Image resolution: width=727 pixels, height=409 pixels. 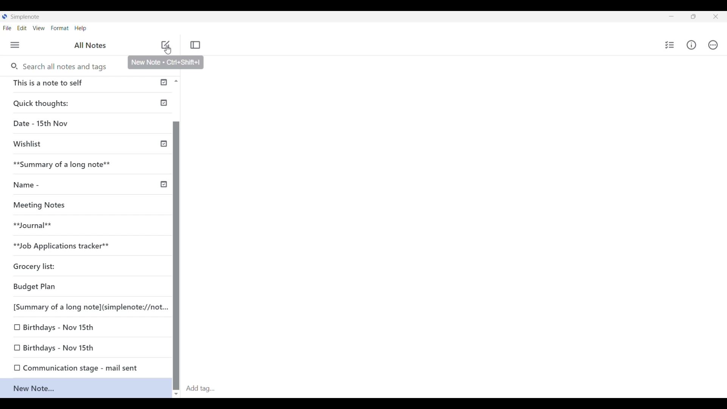 I want to click on Format menu, so click(x=60, y=28).